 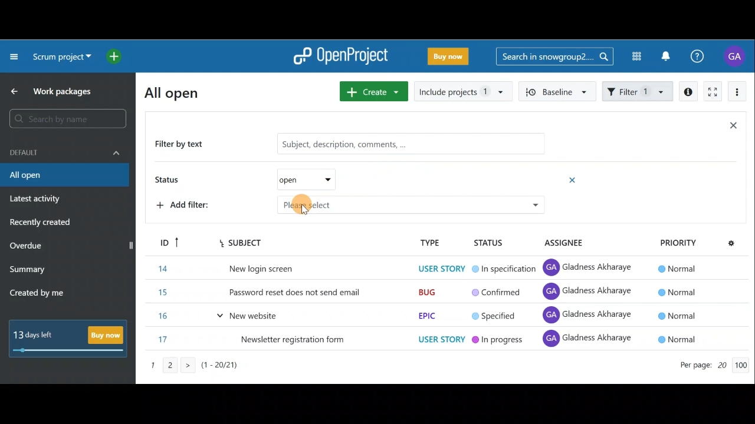 I want to click on Search bar, so click(x=67, y=121).